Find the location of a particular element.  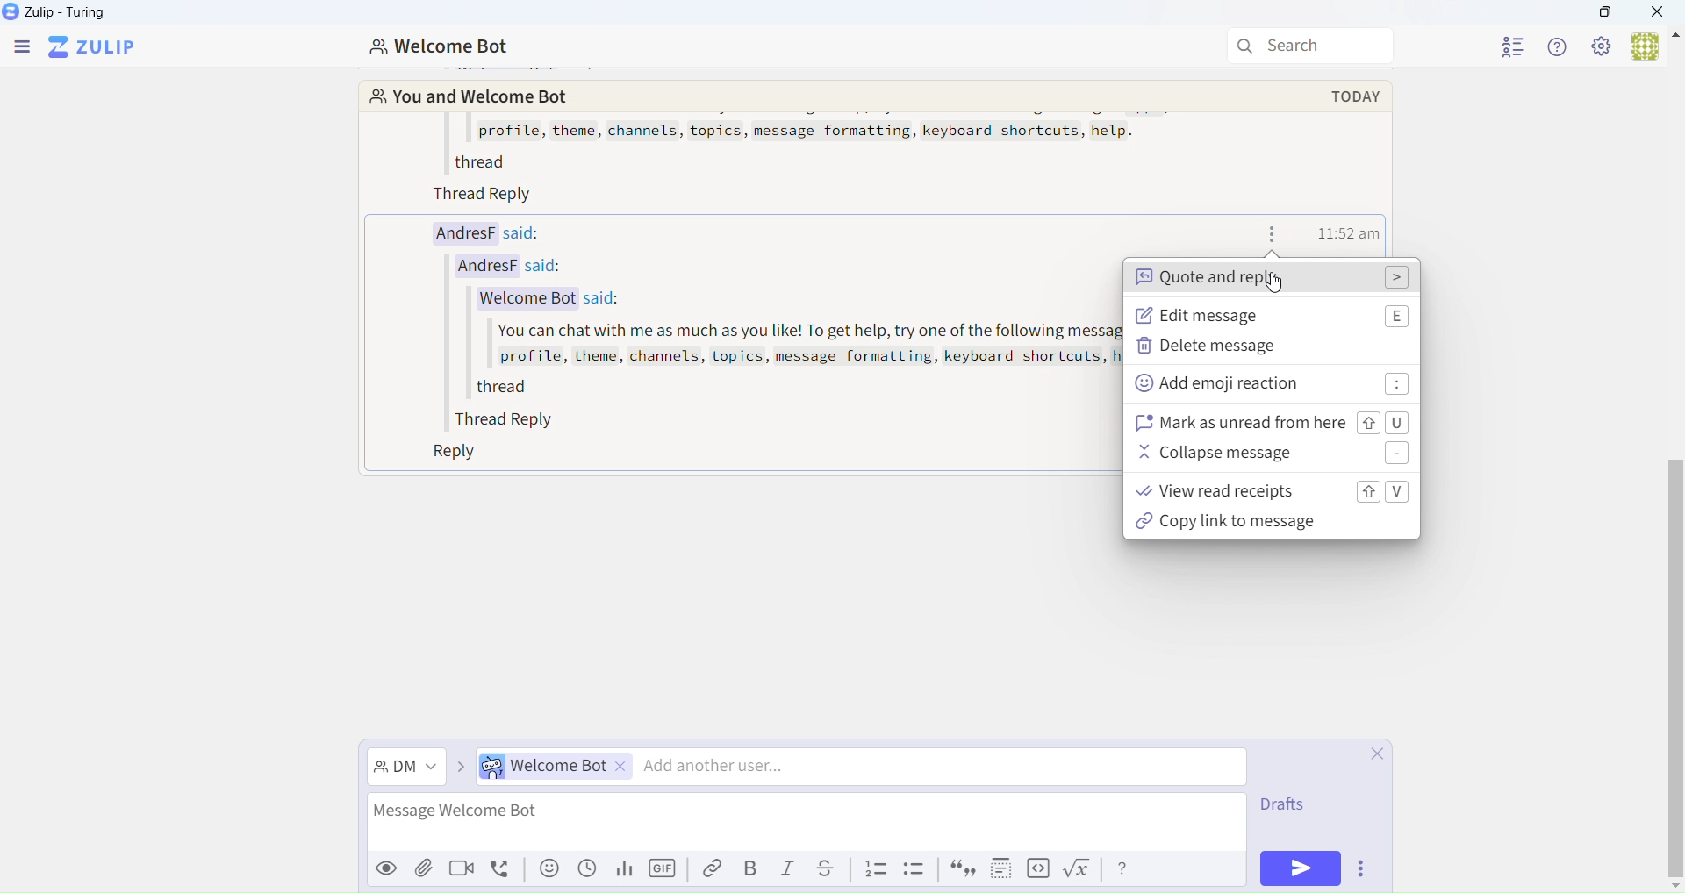

copy link to message is located at coordinates (1272, 523).